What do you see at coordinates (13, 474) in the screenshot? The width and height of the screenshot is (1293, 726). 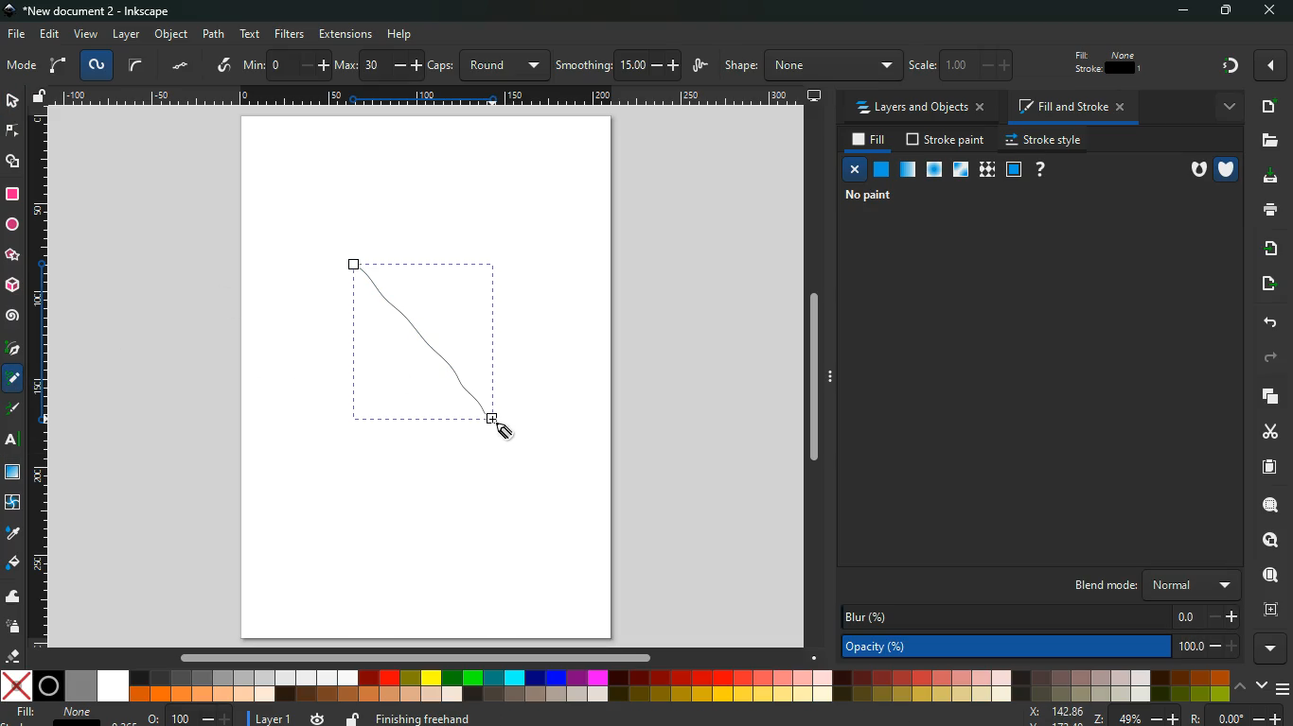 I see `window` at bounding box center [13, 474].